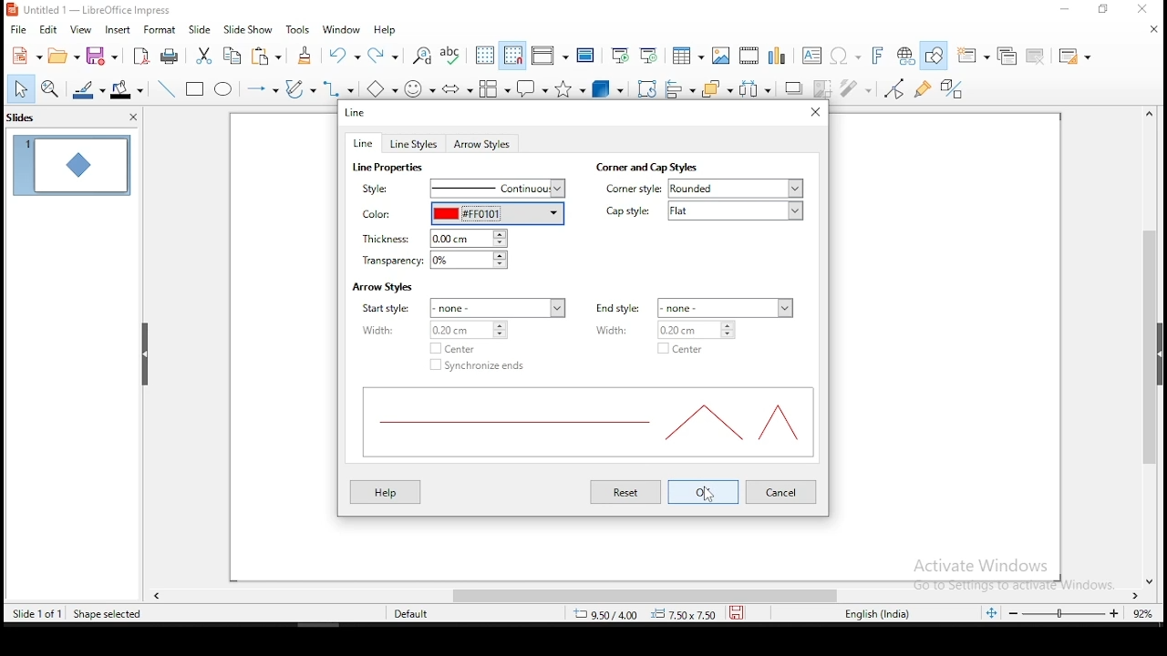  What do you see at coordinates (90, 10) in the screenshot?
I see `icon and filename` at bounding box center [90, 10].